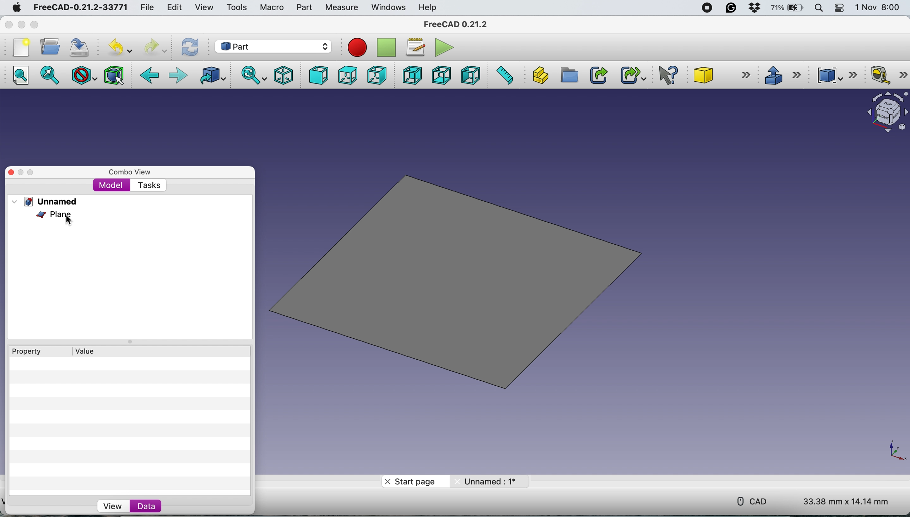 The height and width of the screenshot is (517, 910). I want to click on screen recorder, so click(703, 8).